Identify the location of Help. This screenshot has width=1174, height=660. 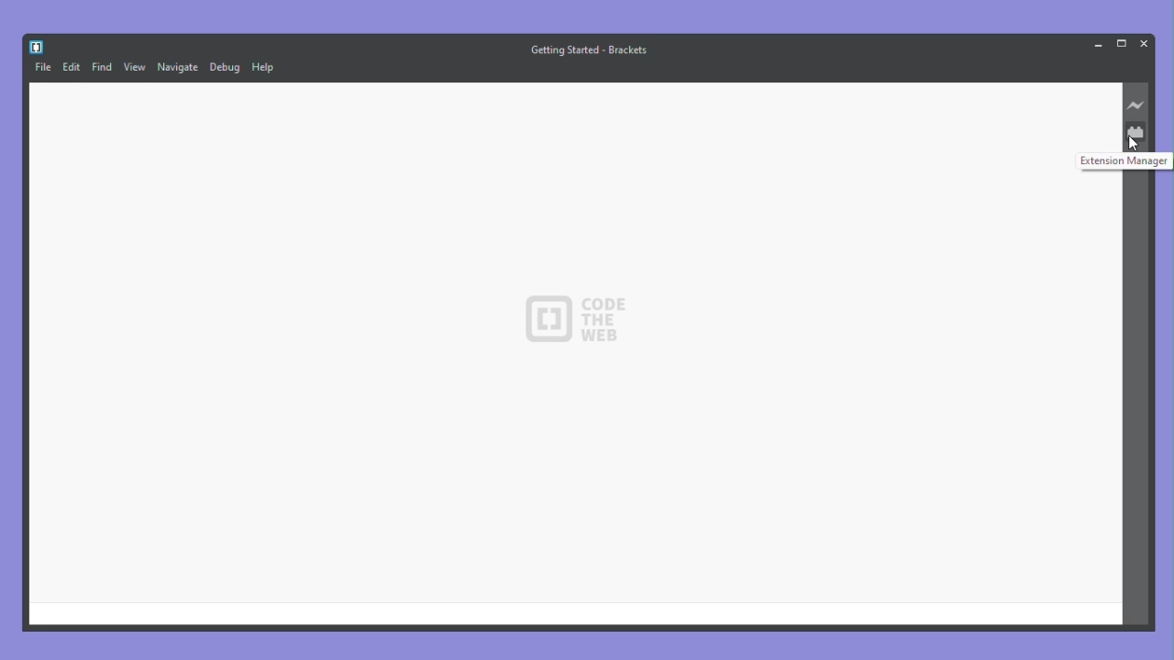
(263, 66).